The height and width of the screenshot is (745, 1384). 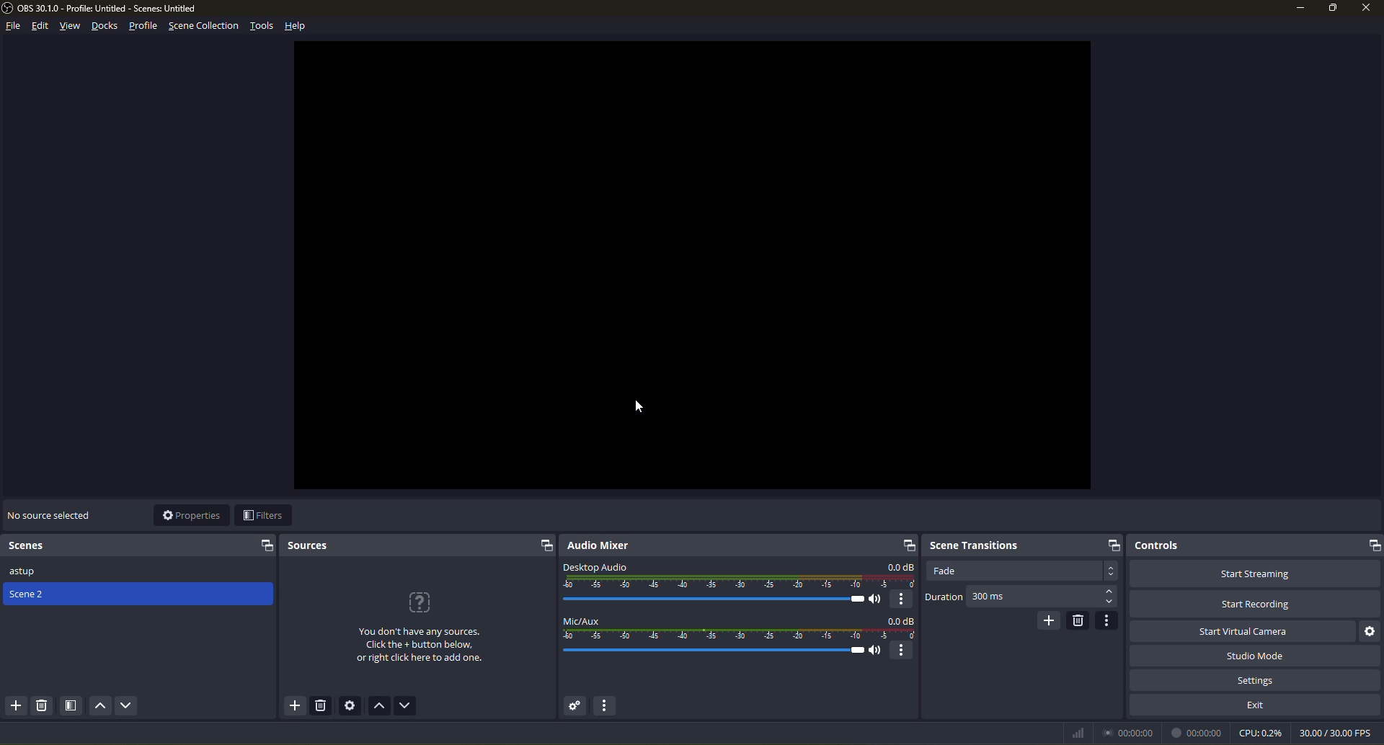 I want to click on db, so click(x=900, y=620).